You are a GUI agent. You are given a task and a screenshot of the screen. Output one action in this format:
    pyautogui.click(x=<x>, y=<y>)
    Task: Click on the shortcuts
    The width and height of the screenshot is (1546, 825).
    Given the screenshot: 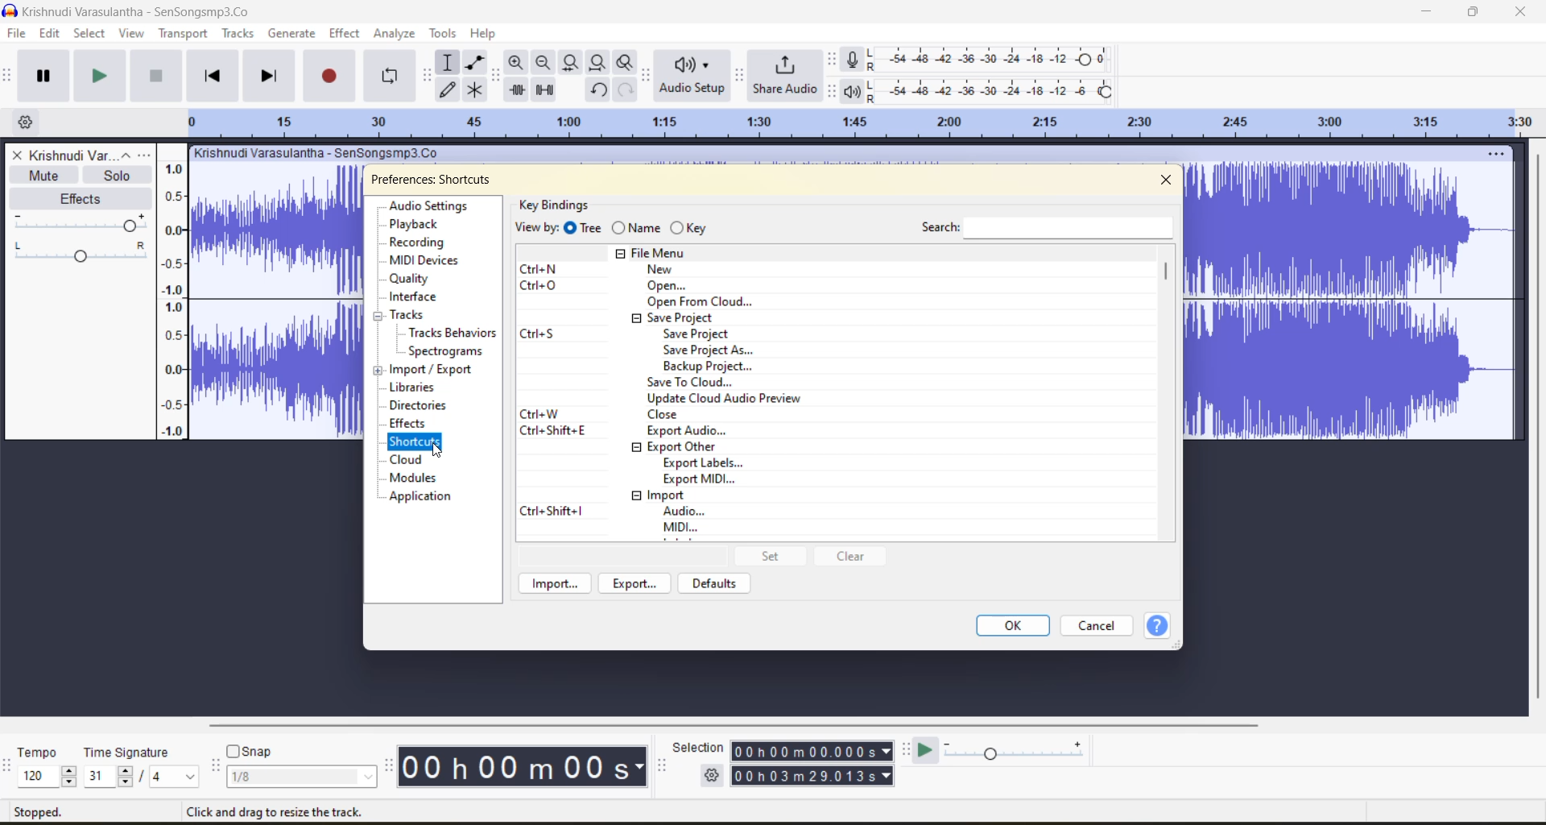 What is the action you would take?
    pyautogui.click(x=429, y=442)
    